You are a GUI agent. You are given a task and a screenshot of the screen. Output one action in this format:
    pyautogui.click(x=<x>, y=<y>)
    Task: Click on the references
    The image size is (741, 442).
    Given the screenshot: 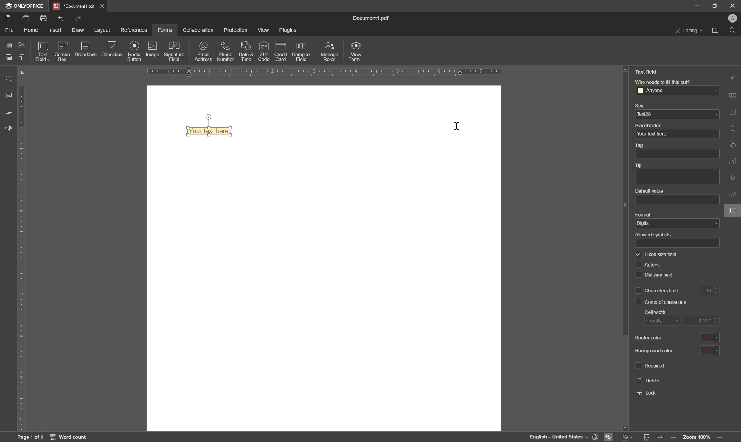 What is the action you would take?
    pyautogui.click(x=134, y=30)
    